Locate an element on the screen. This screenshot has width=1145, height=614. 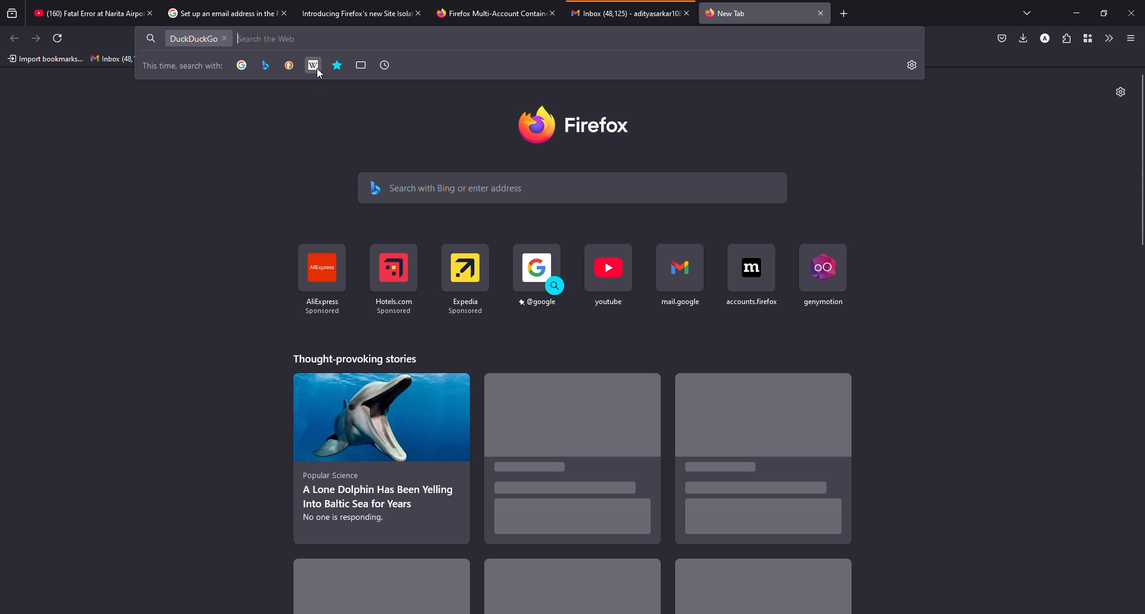
minimize is located at coordinates (1076, 13).